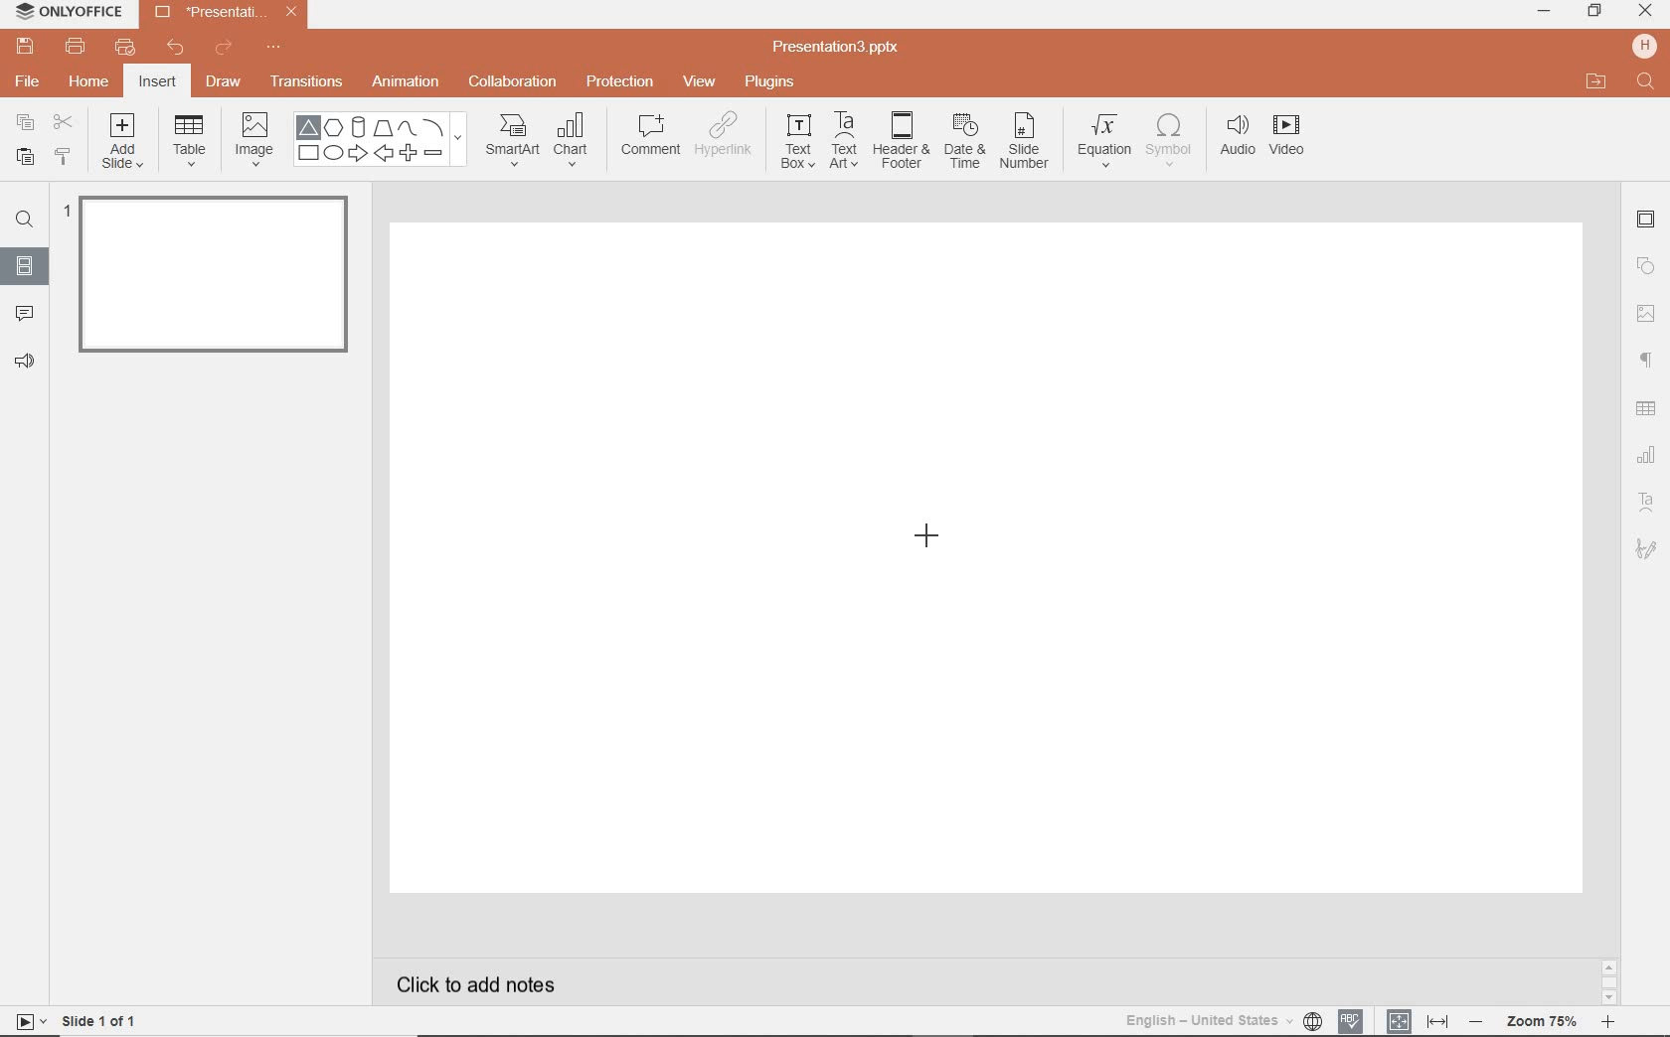 This screenshot has width=1670, height=1037. Describe the element at coordinates (724, 140) in the screenshot. I see `HYPERLINK` at that location.